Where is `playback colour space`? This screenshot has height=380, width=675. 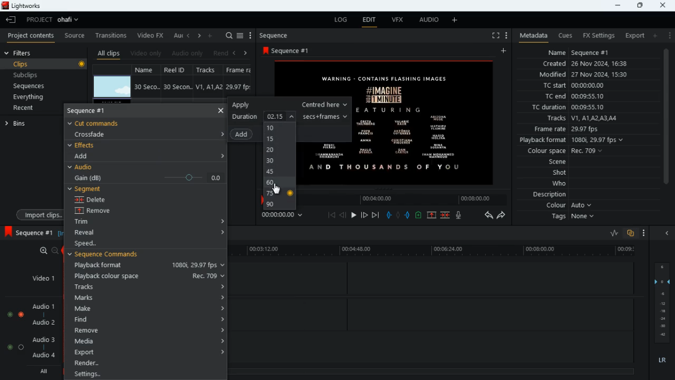 playback colour space is located at coordinates (149, 276).